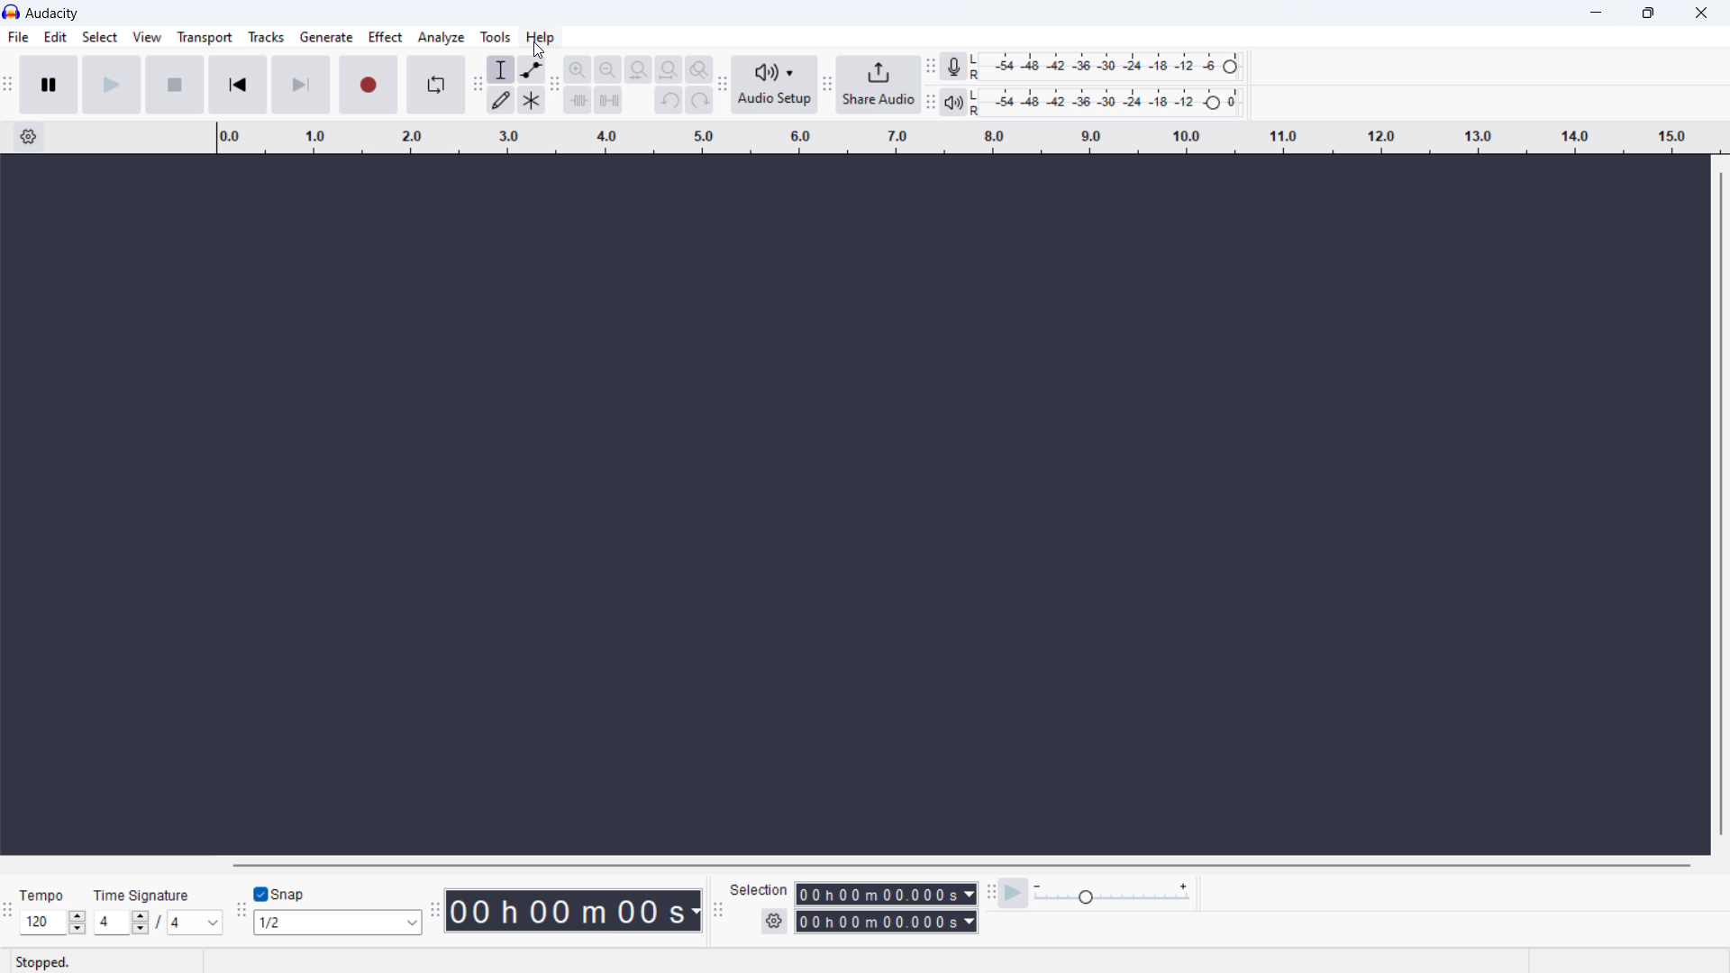 Image resolution: width=1730 pixels, height=973 pixels. Describe the element at coordinates (669, 100) in the screenshot. I see `undo` at that location.